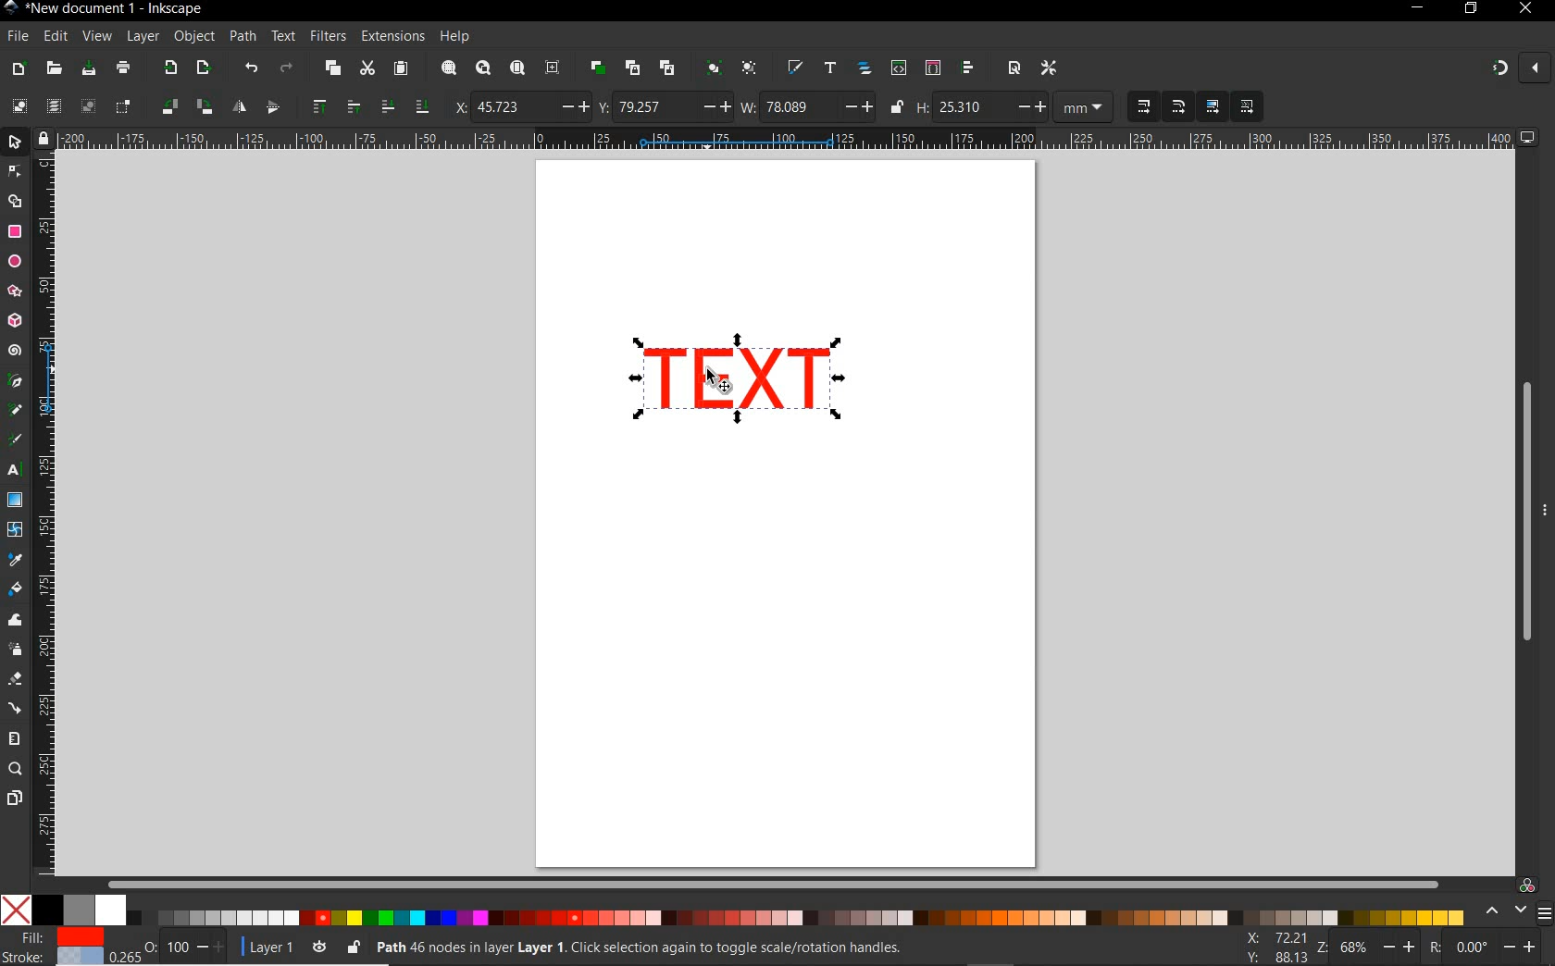 The image size is (1555, 966). I want to click on PAINT BUCKET TOOL, so click(15, 590).